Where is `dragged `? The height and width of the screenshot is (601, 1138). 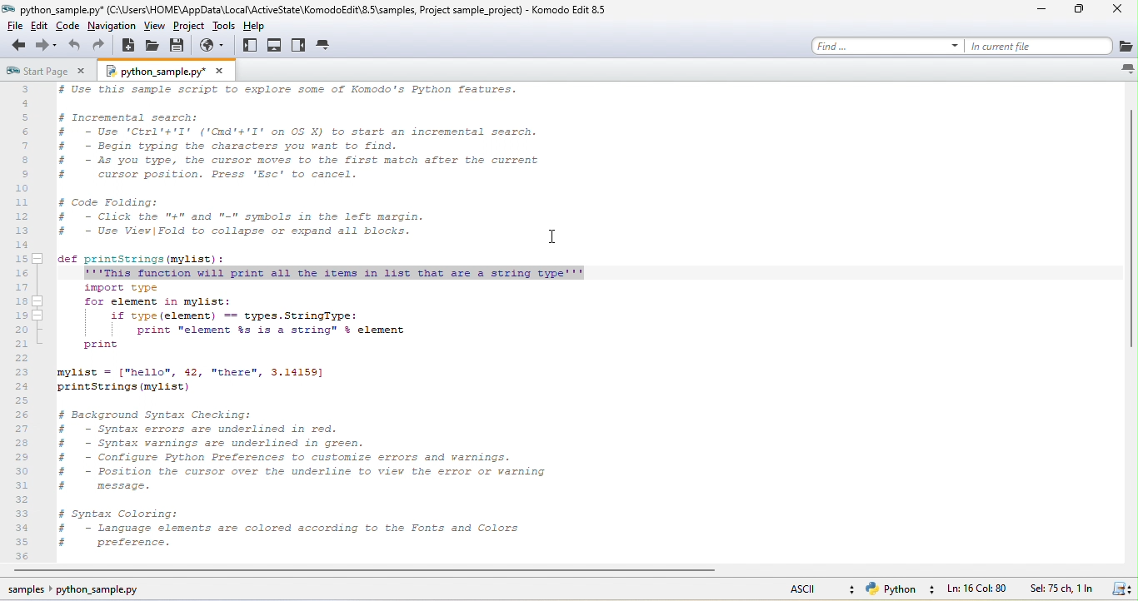
dragged  is located at coordinates (335, 273).